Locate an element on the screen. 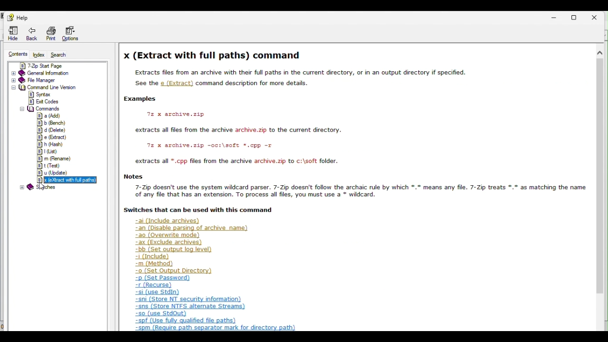 This screenshot has height=342, width=608. d (Delete) is located at coordinates (51, 130).